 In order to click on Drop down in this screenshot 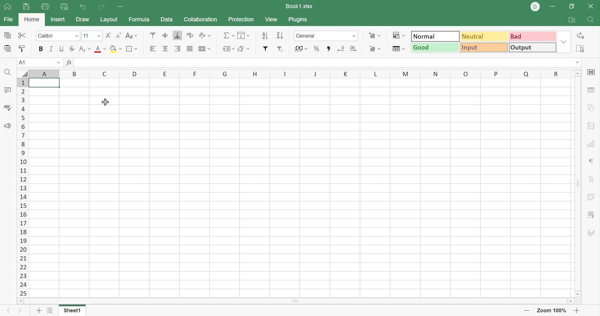, I will do `click(355, 36)`.